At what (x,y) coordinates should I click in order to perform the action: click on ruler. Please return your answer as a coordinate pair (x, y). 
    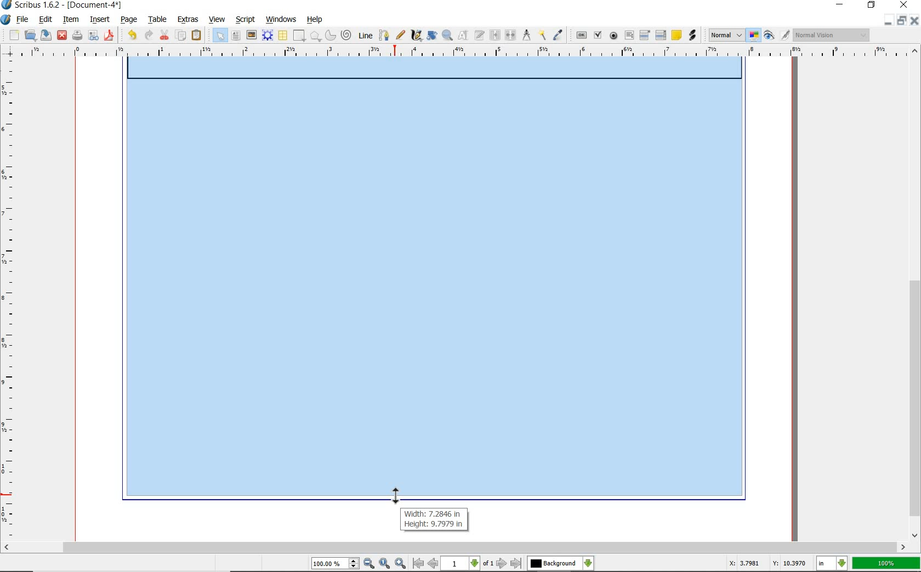
    Looking at the image, I should click on (462, 52).